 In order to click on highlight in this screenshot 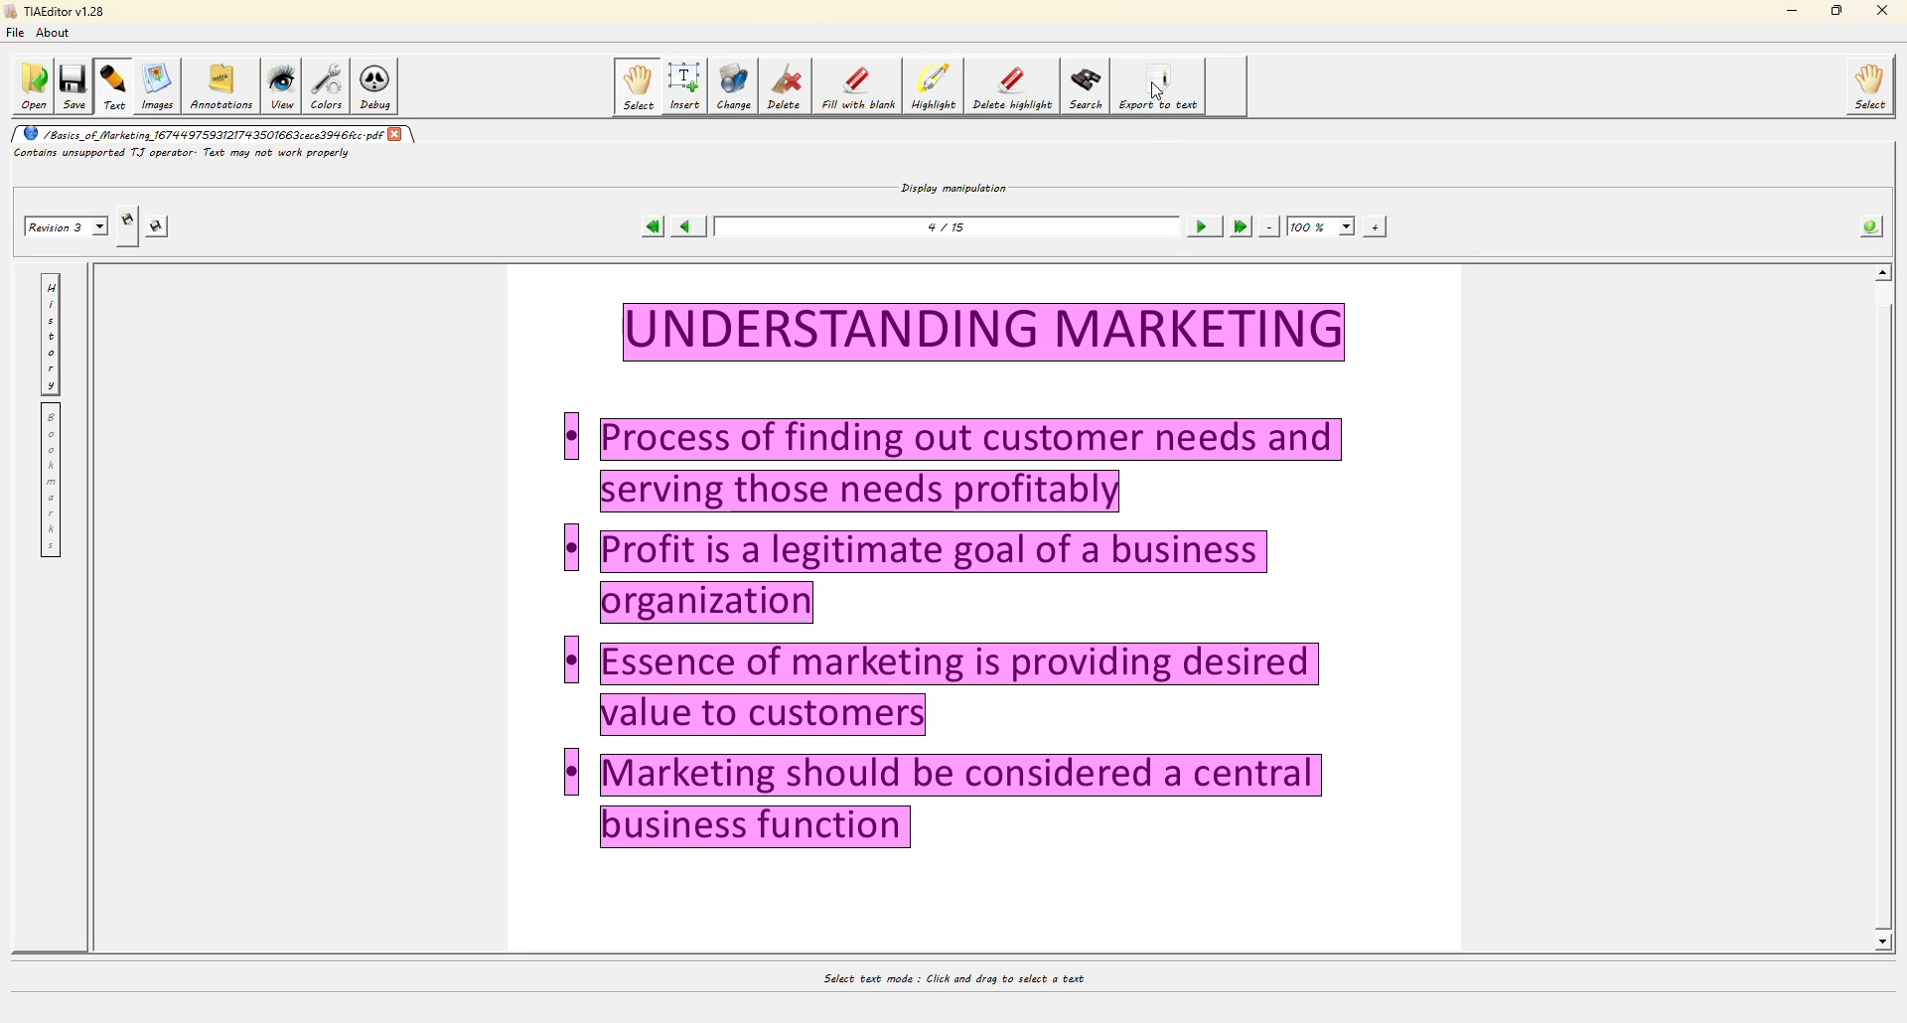, I will do `click(938, 85)`.